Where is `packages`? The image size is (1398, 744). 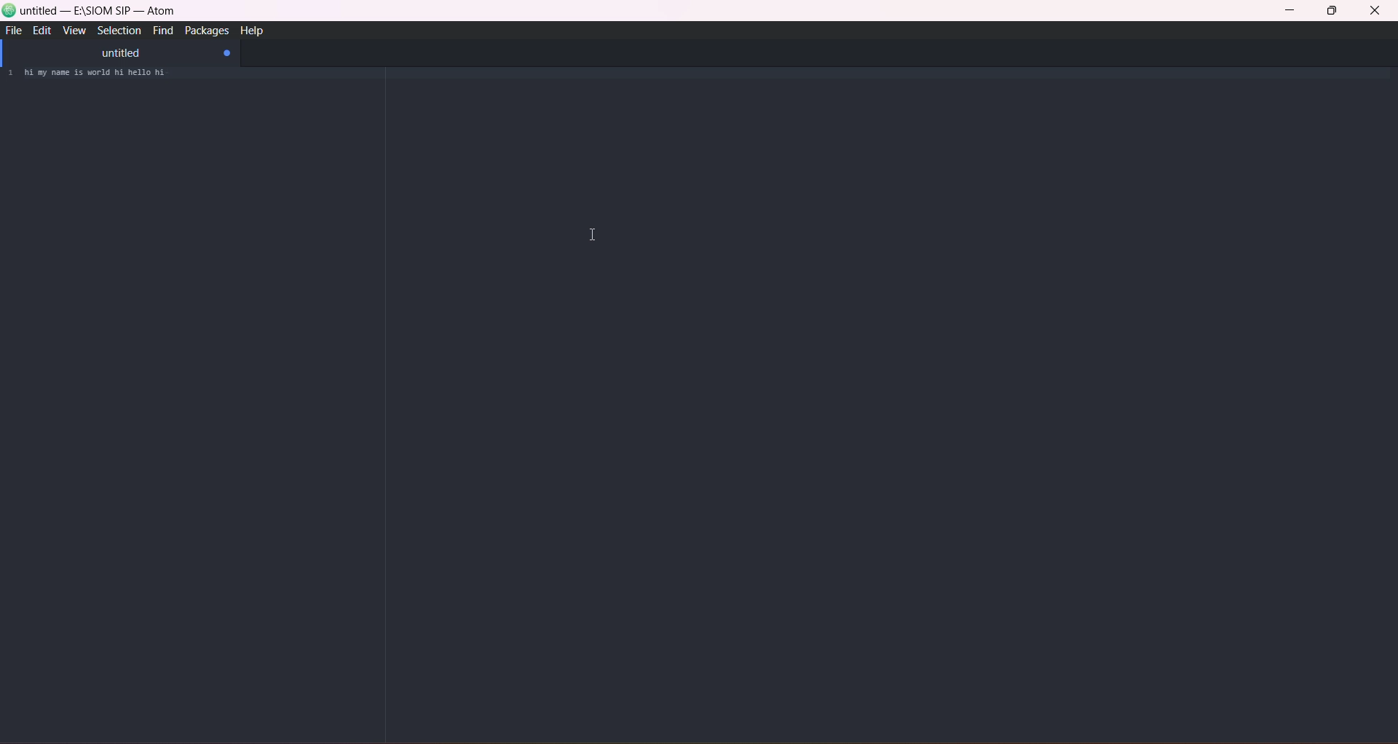
packages is located at coordinates (204, 31).